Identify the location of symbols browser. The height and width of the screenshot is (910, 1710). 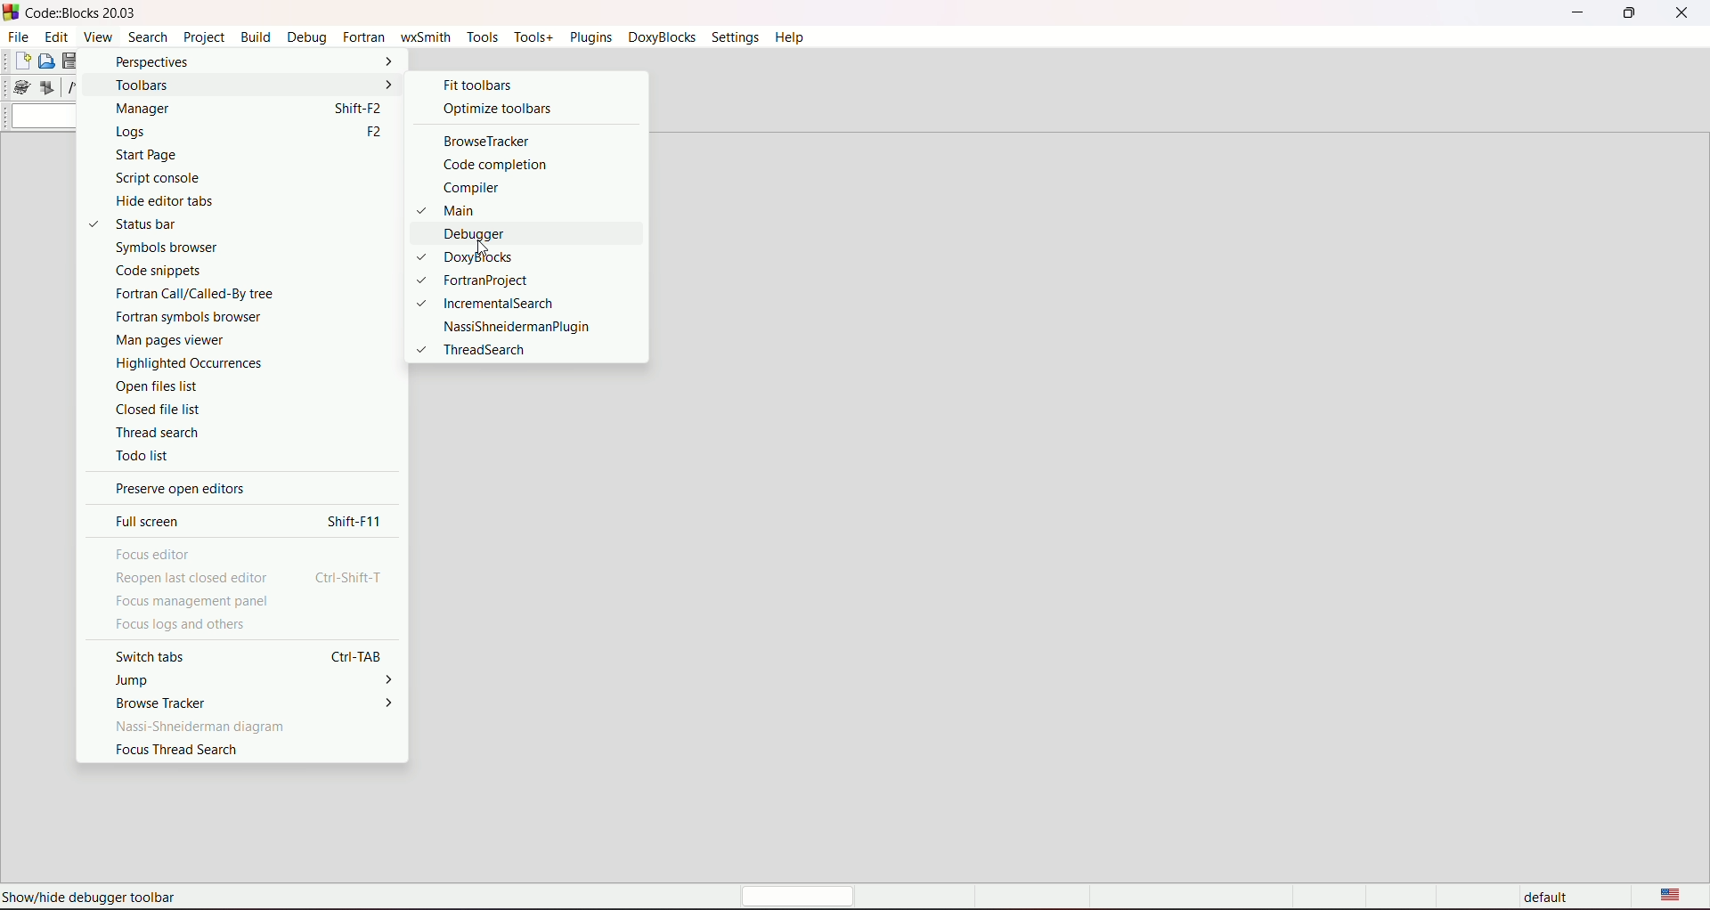
(226, 248).